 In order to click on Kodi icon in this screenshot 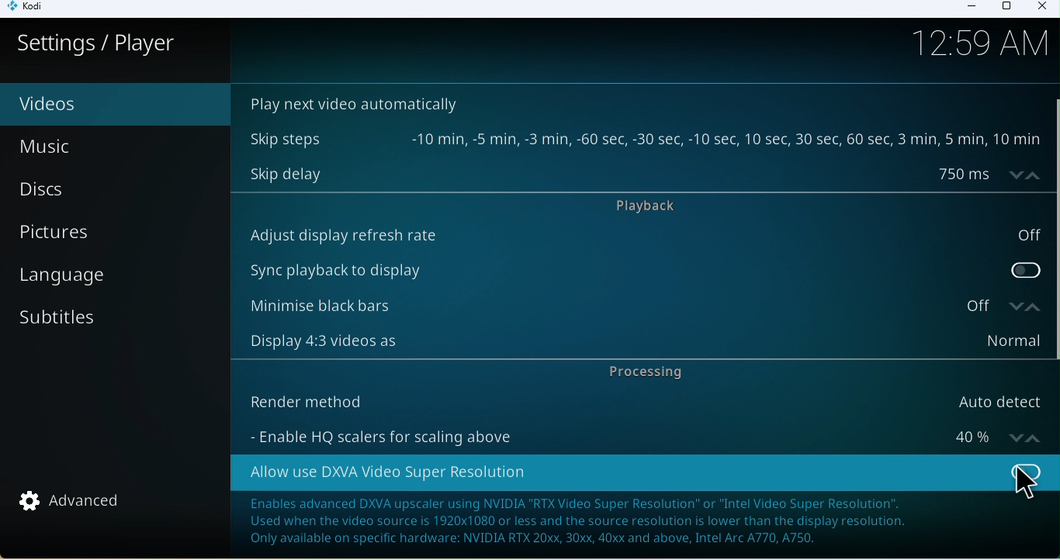, I will do `click(32, 9)`.